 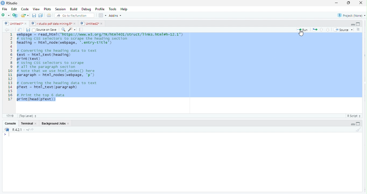 What do you see at coordinates (13, 23) in the screenshot?
I see ` Untitied1"` at bounding box center [13, 23].